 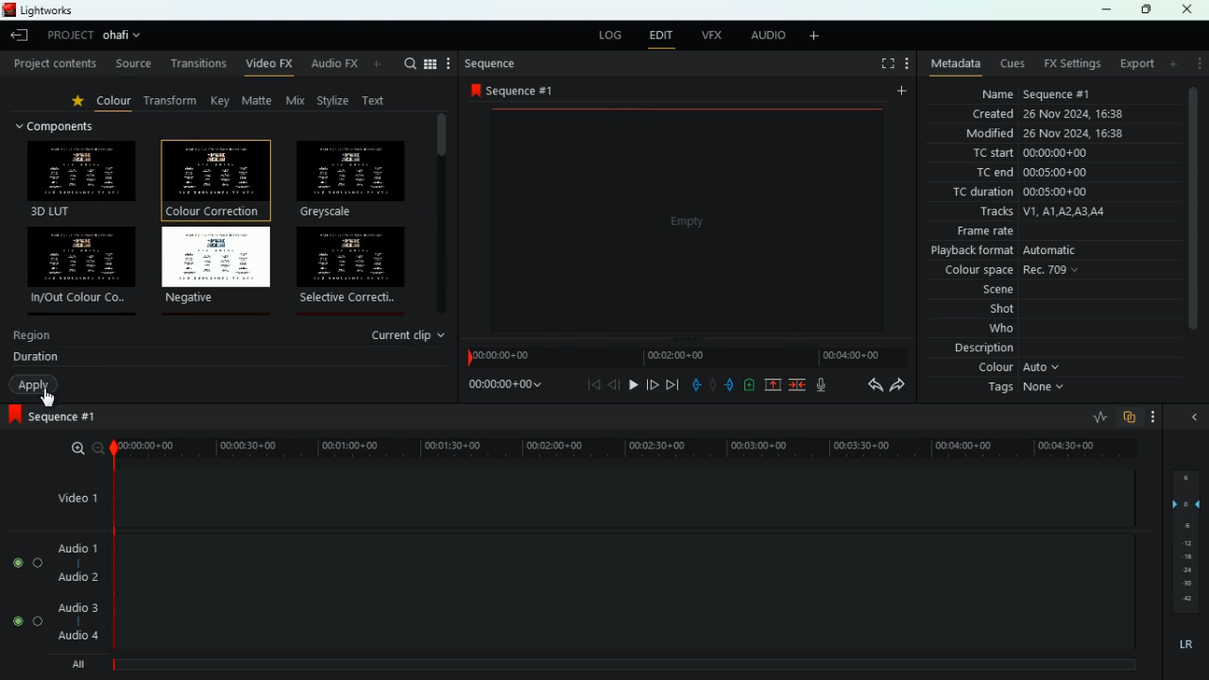 What do you see at coordinates (1192, 9) in the screenshot?
I see `close` at bounding box center [1192, 9].